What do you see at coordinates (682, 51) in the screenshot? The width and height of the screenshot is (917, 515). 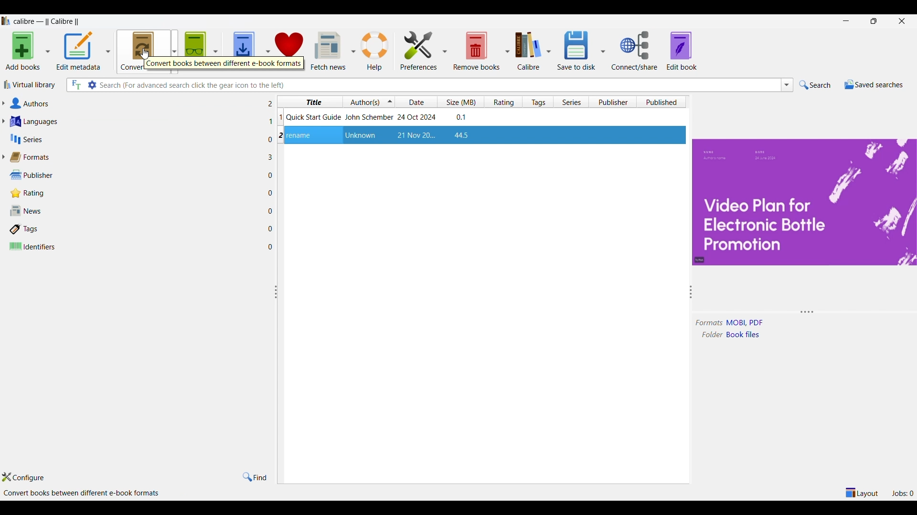 I see `Edit book` at bounding box center [682, 51].